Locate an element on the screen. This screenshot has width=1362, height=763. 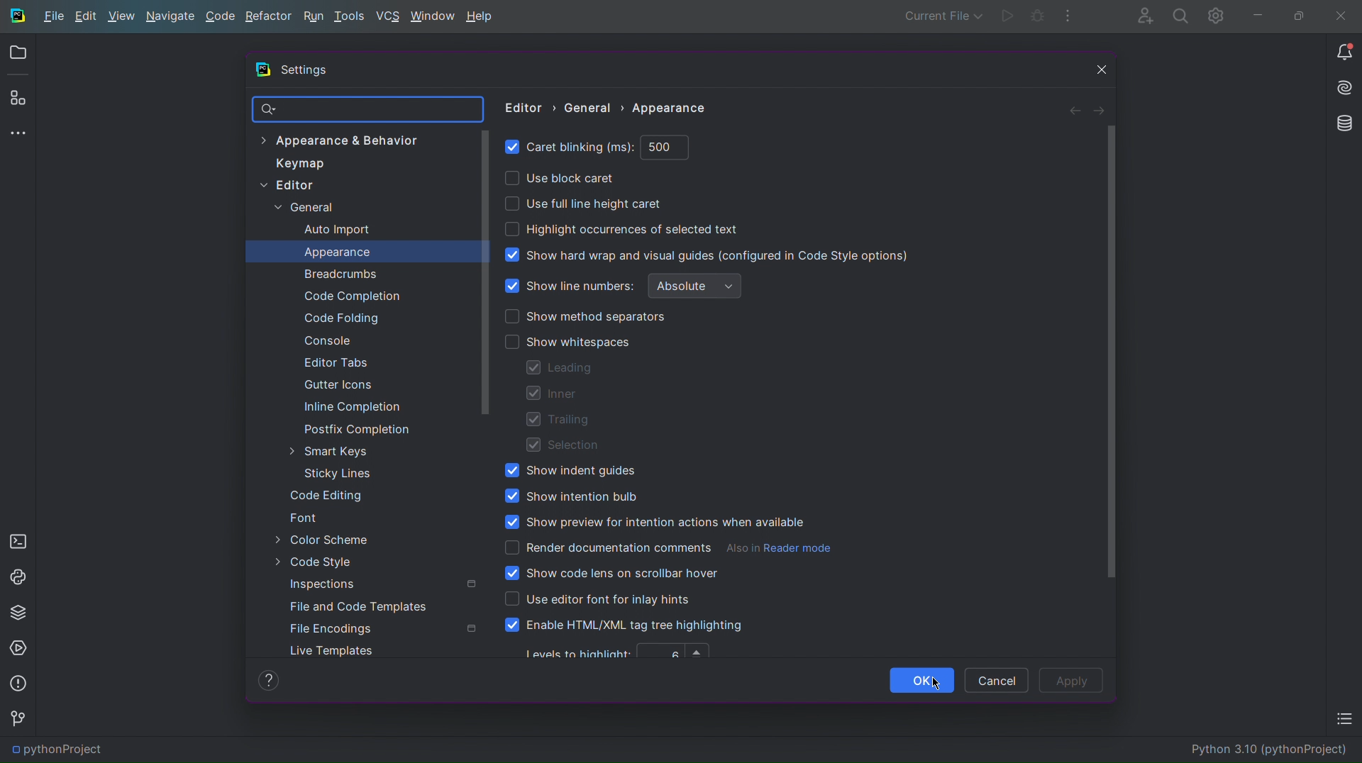
Editor Tabs is located at coordinates (333, 365).